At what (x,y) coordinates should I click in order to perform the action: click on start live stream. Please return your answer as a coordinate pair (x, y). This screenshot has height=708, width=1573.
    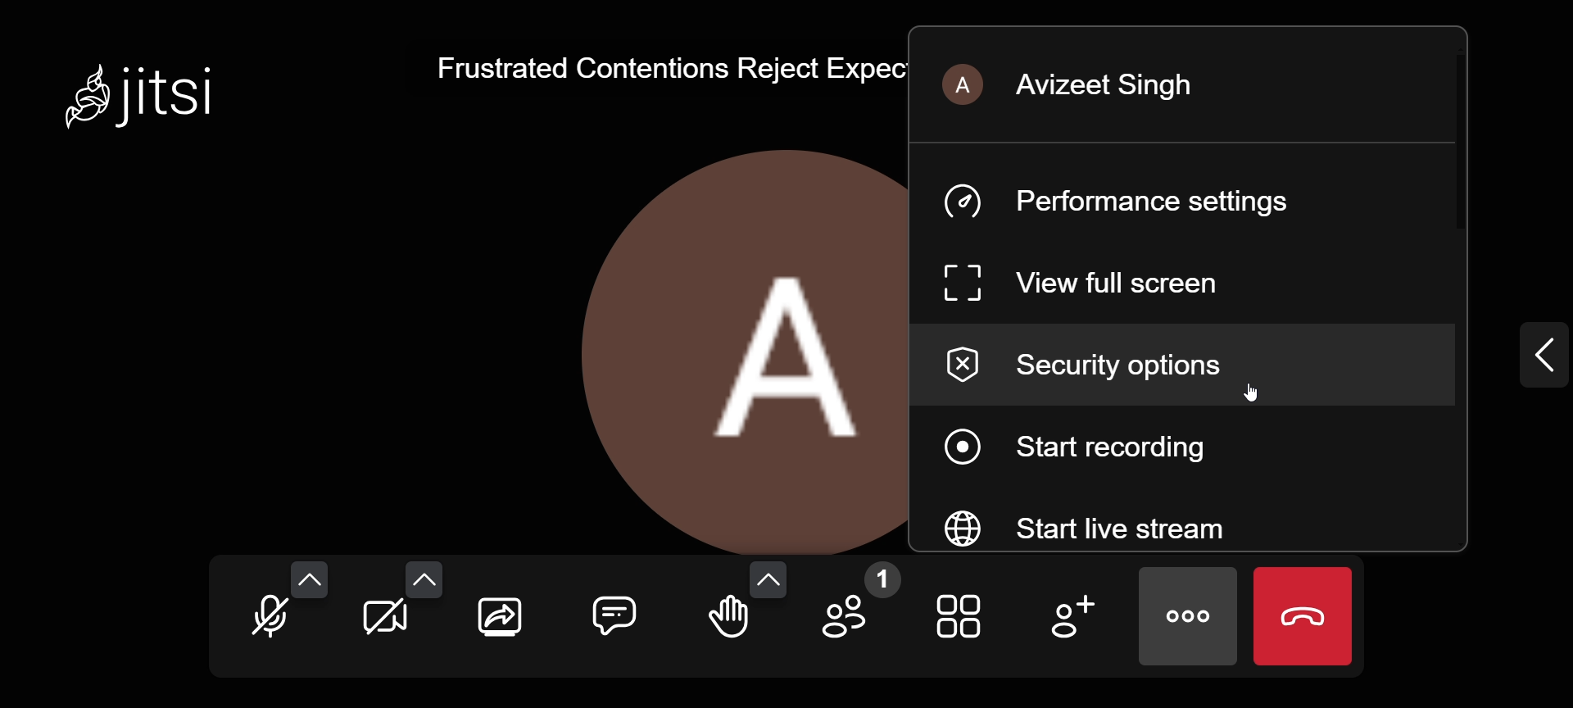
    Looking at the image, I should click on (1114, 527).